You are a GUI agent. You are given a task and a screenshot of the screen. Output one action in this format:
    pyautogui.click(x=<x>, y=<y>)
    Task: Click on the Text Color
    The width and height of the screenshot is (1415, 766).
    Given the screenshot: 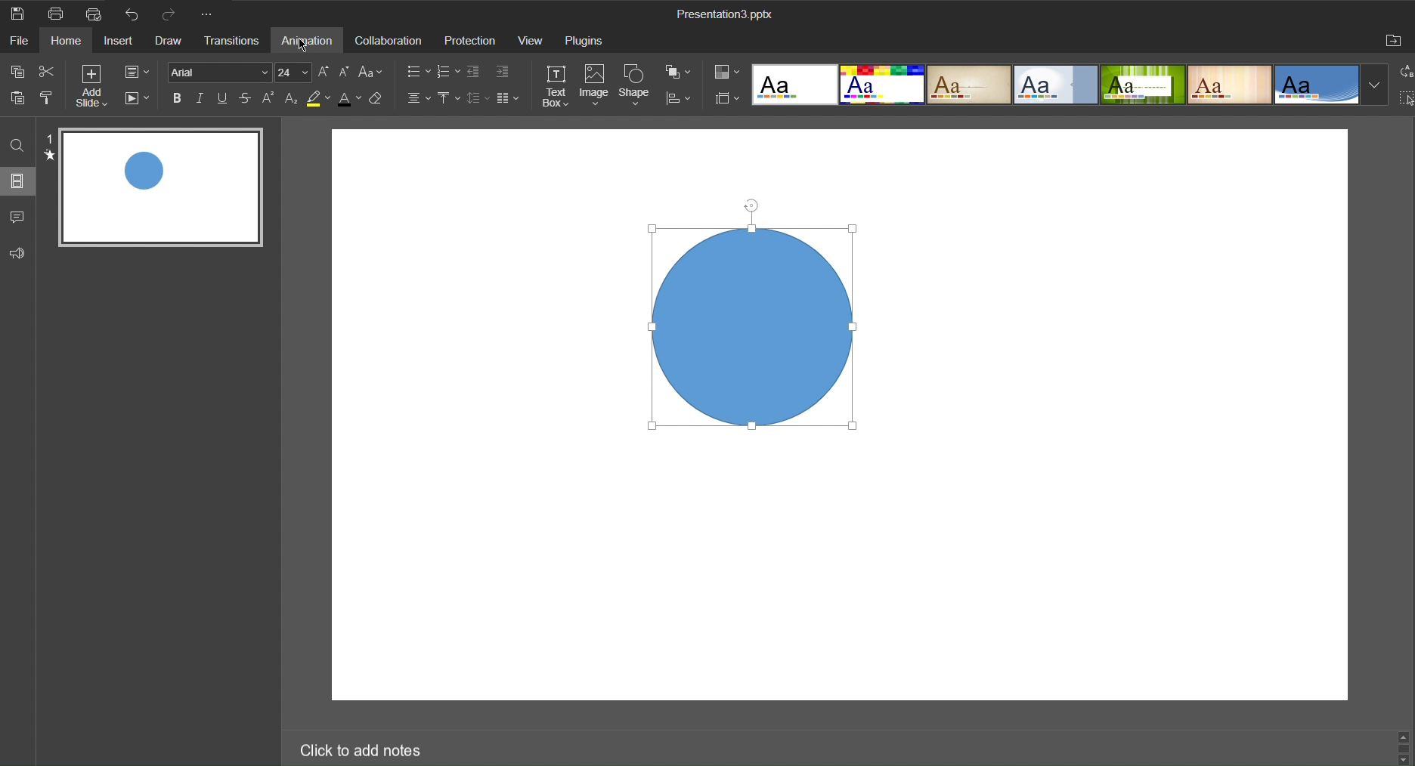 What is the action you would take?
    pyautogui.click(x=349, y=100)
    